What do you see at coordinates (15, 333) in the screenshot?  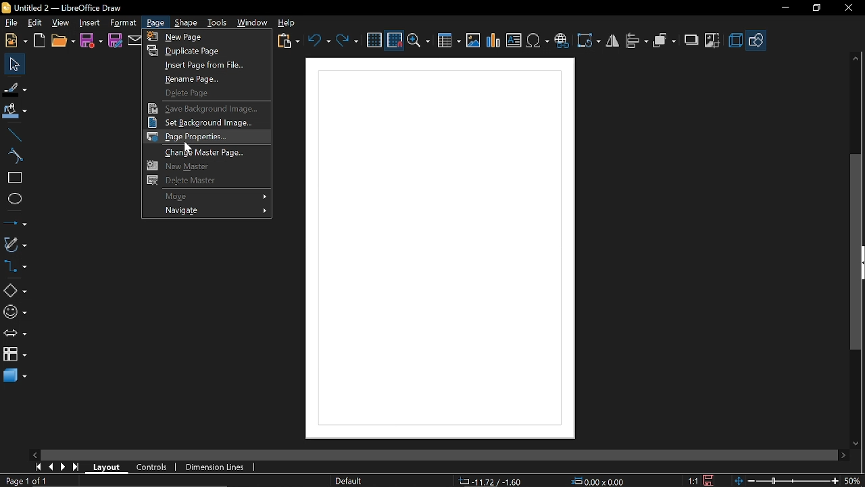 I see `Arrows` at bounding box center [15, 333].